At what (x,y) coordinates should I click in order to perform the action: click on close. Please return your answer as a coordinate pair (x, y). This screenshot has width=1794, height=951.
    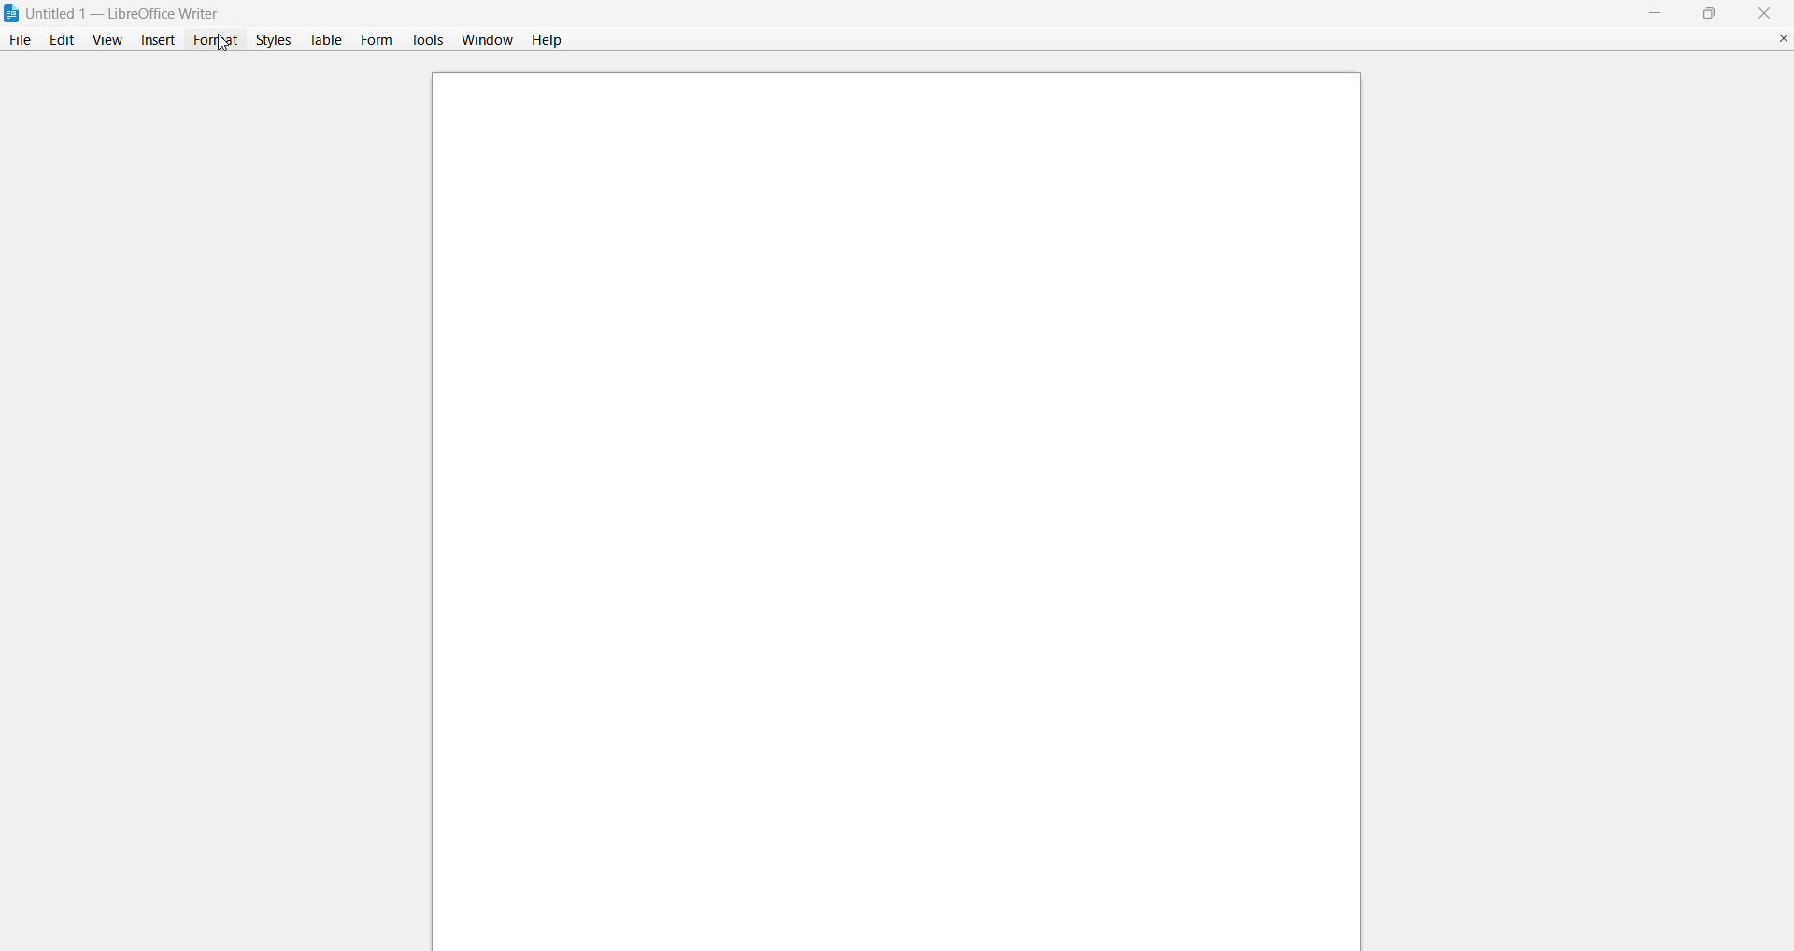
    Looking at the image, I should click on (1763, 13).